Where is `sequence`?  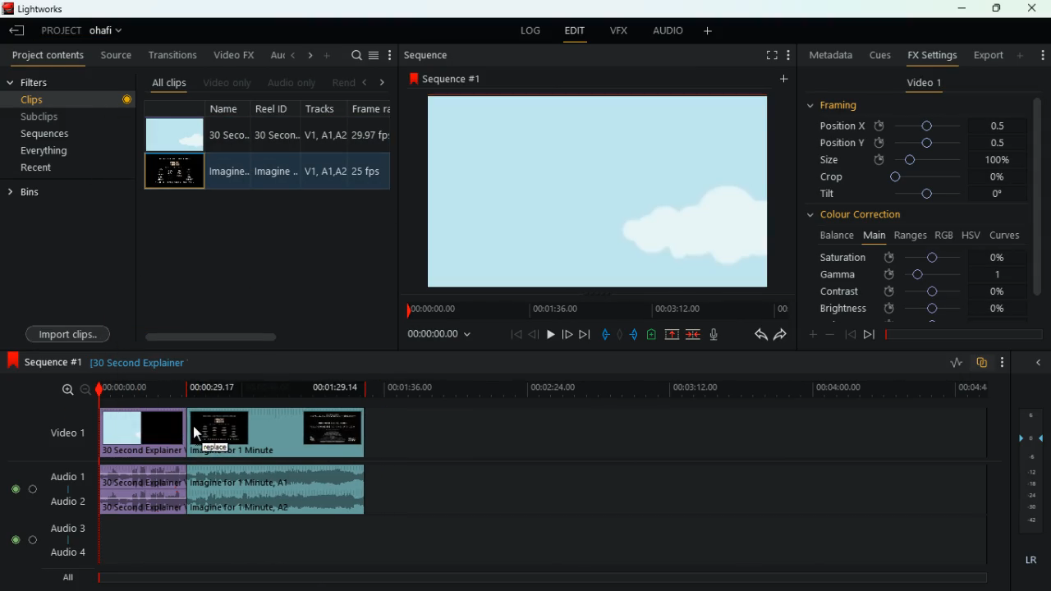
sequence is located at coordinates (428, 55).